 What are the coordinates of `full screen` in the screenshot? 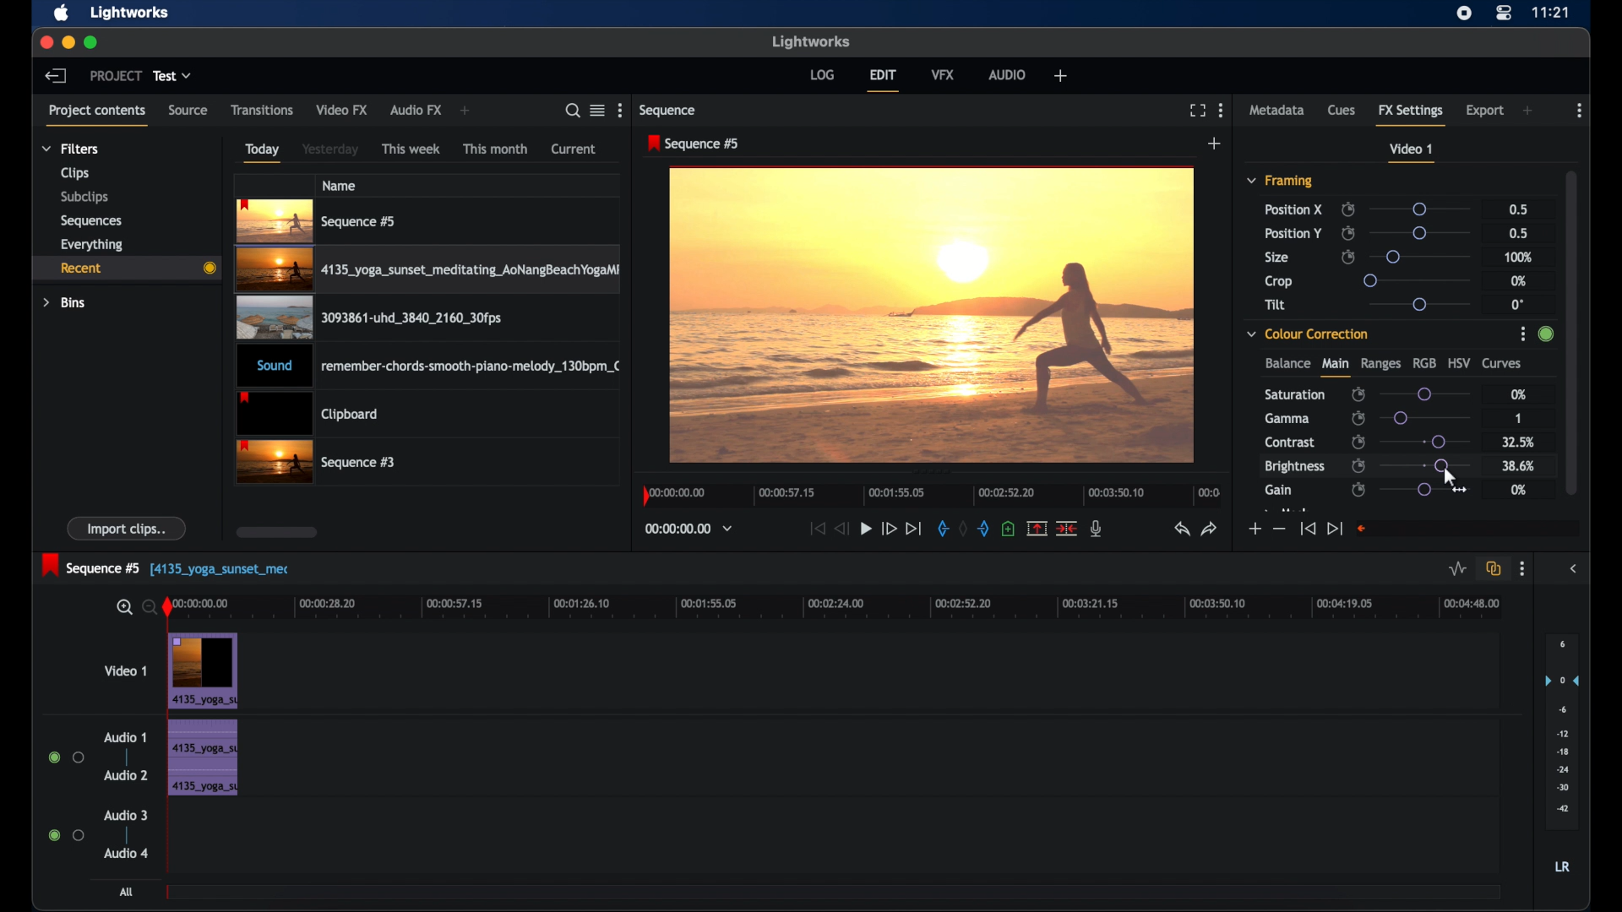 It's located at (1197, 111).